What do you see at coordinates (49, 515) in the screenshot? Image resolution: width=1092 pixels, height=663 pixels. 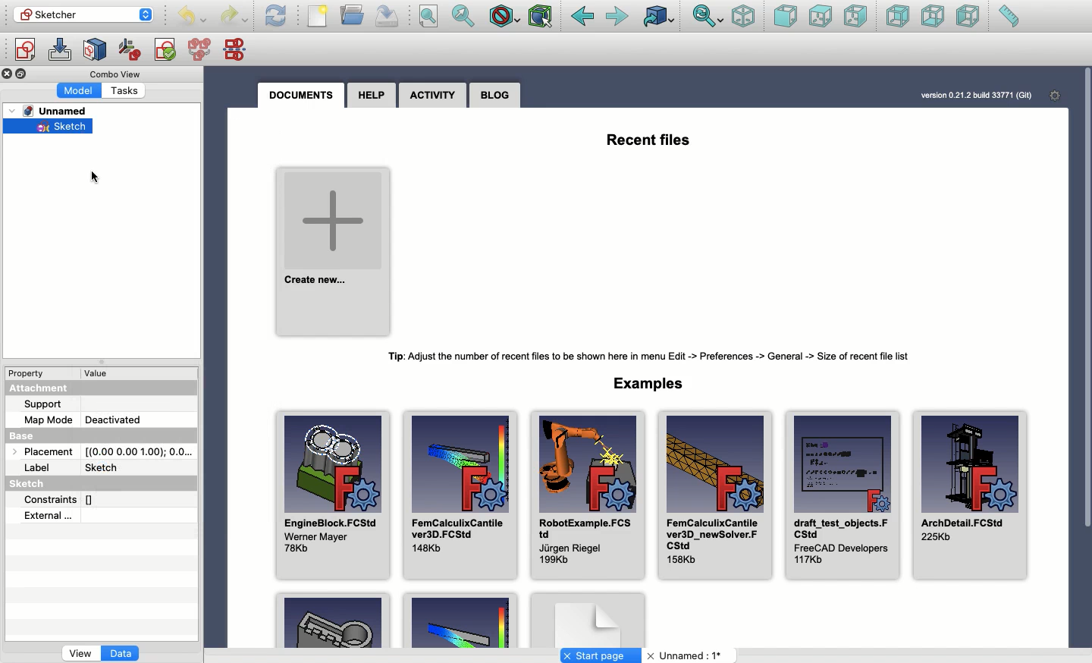 I see `External ` at bounding box center [49, 515].